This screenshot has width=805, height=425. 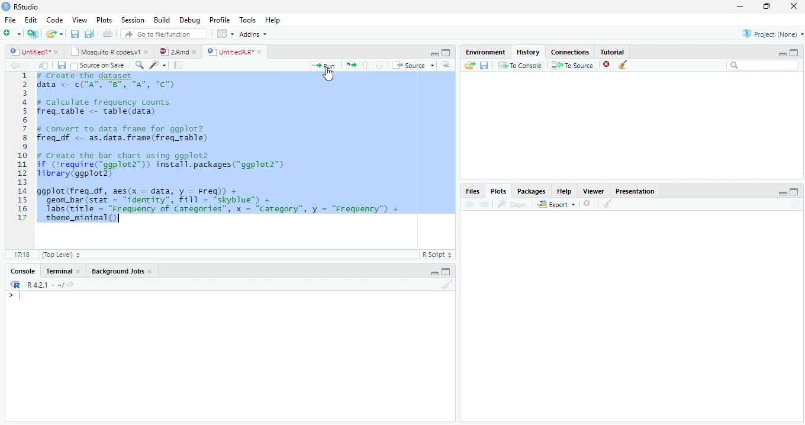 What do you see at coordinates (608, 65) in the screenshot?
I see `Delete ` at bounding box center [608, 65].